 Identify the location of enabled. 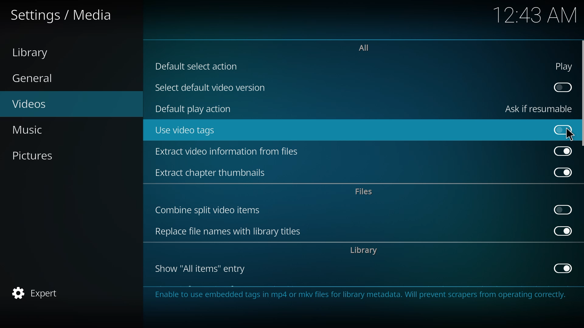
(563, 231).